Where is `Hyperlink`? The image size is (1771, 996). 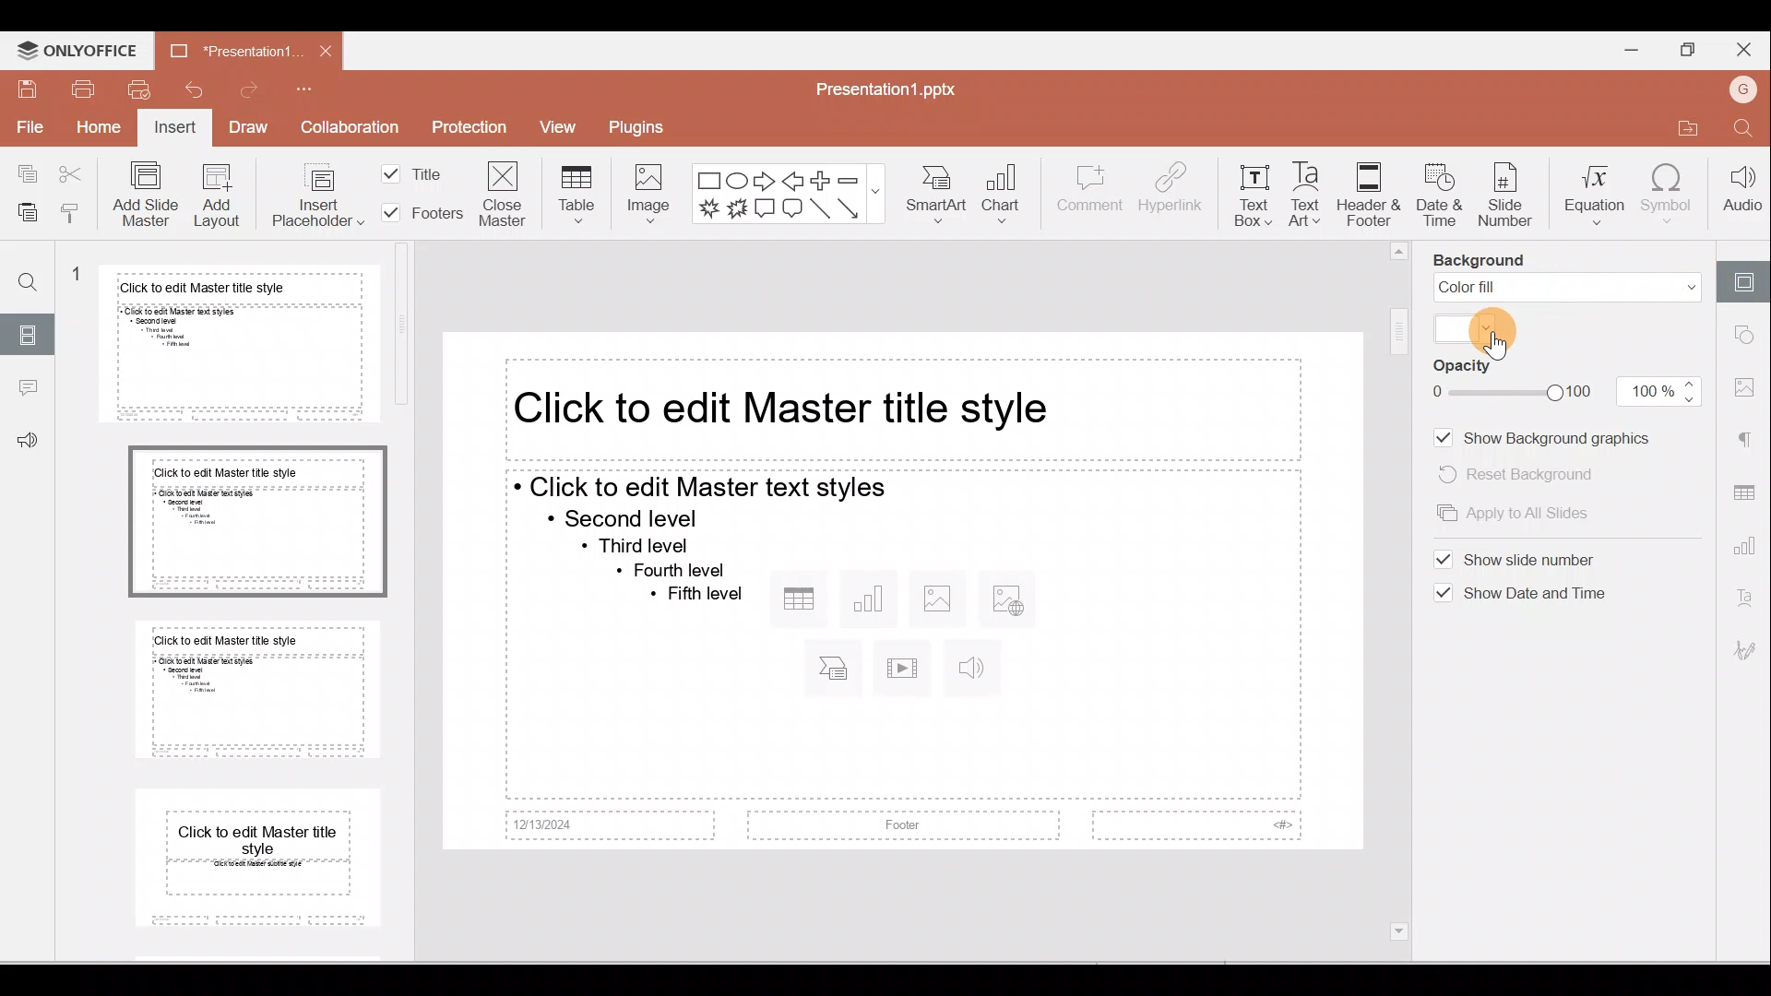
Hyperlink is located at coordinates (1171, 193).